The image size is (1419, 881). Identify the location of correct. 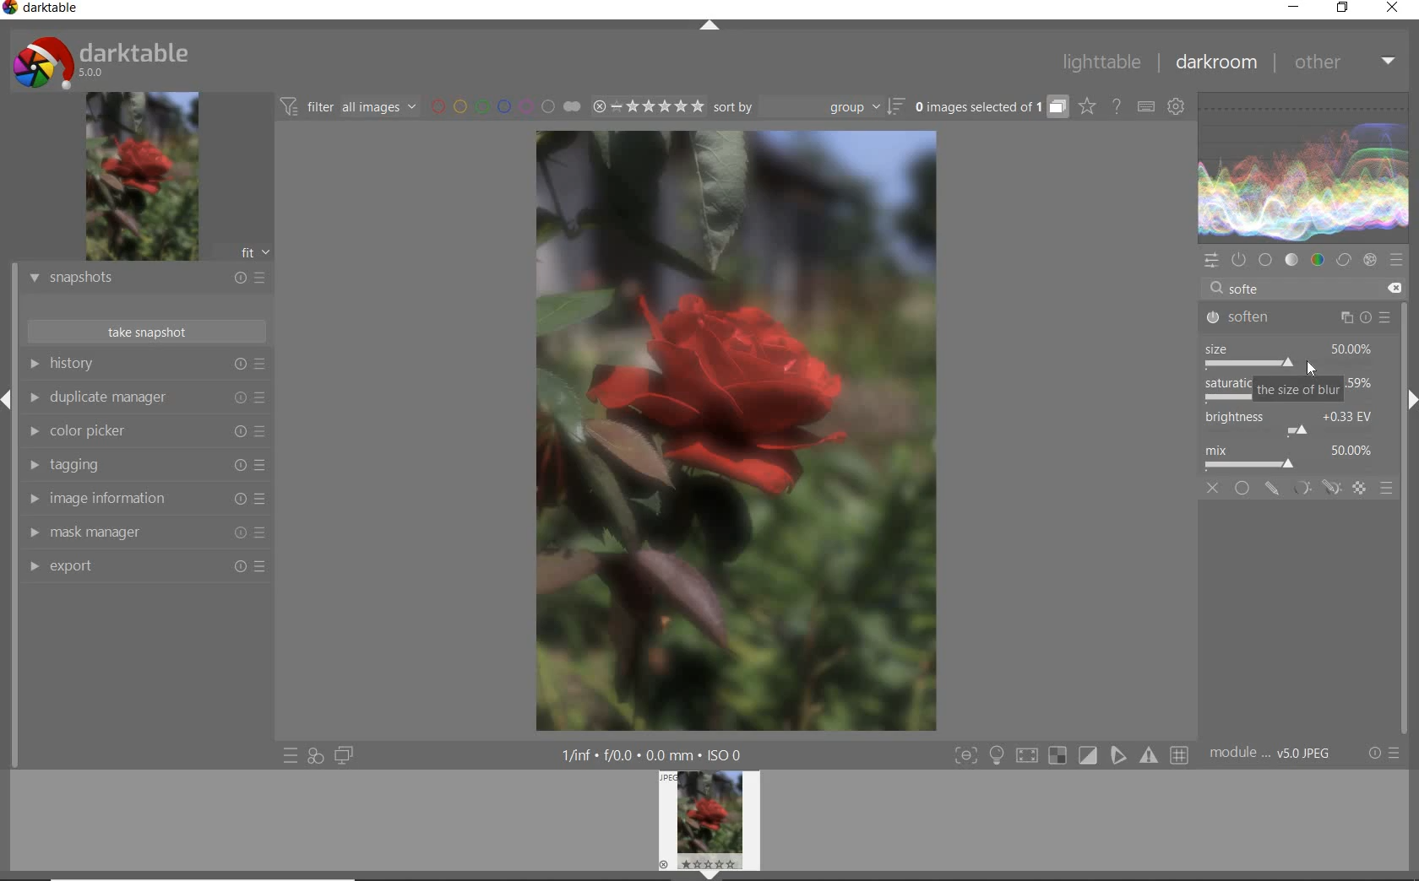
(1343, 261).